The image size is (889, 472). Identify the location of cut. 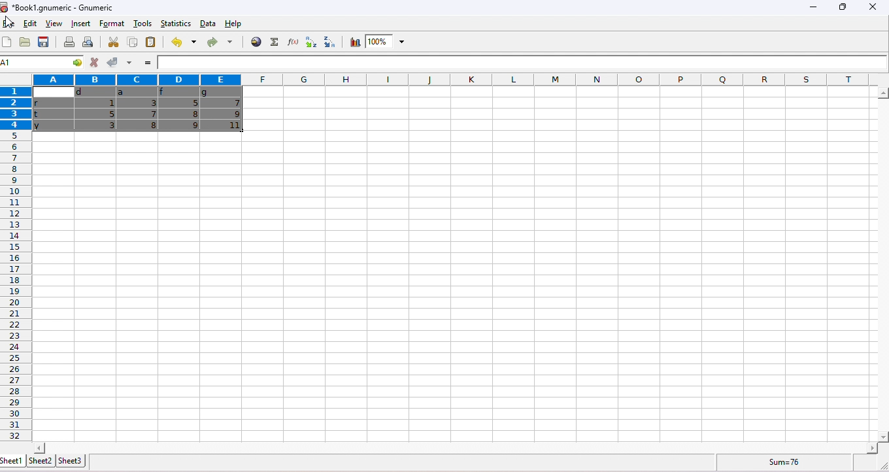
(114, 42).